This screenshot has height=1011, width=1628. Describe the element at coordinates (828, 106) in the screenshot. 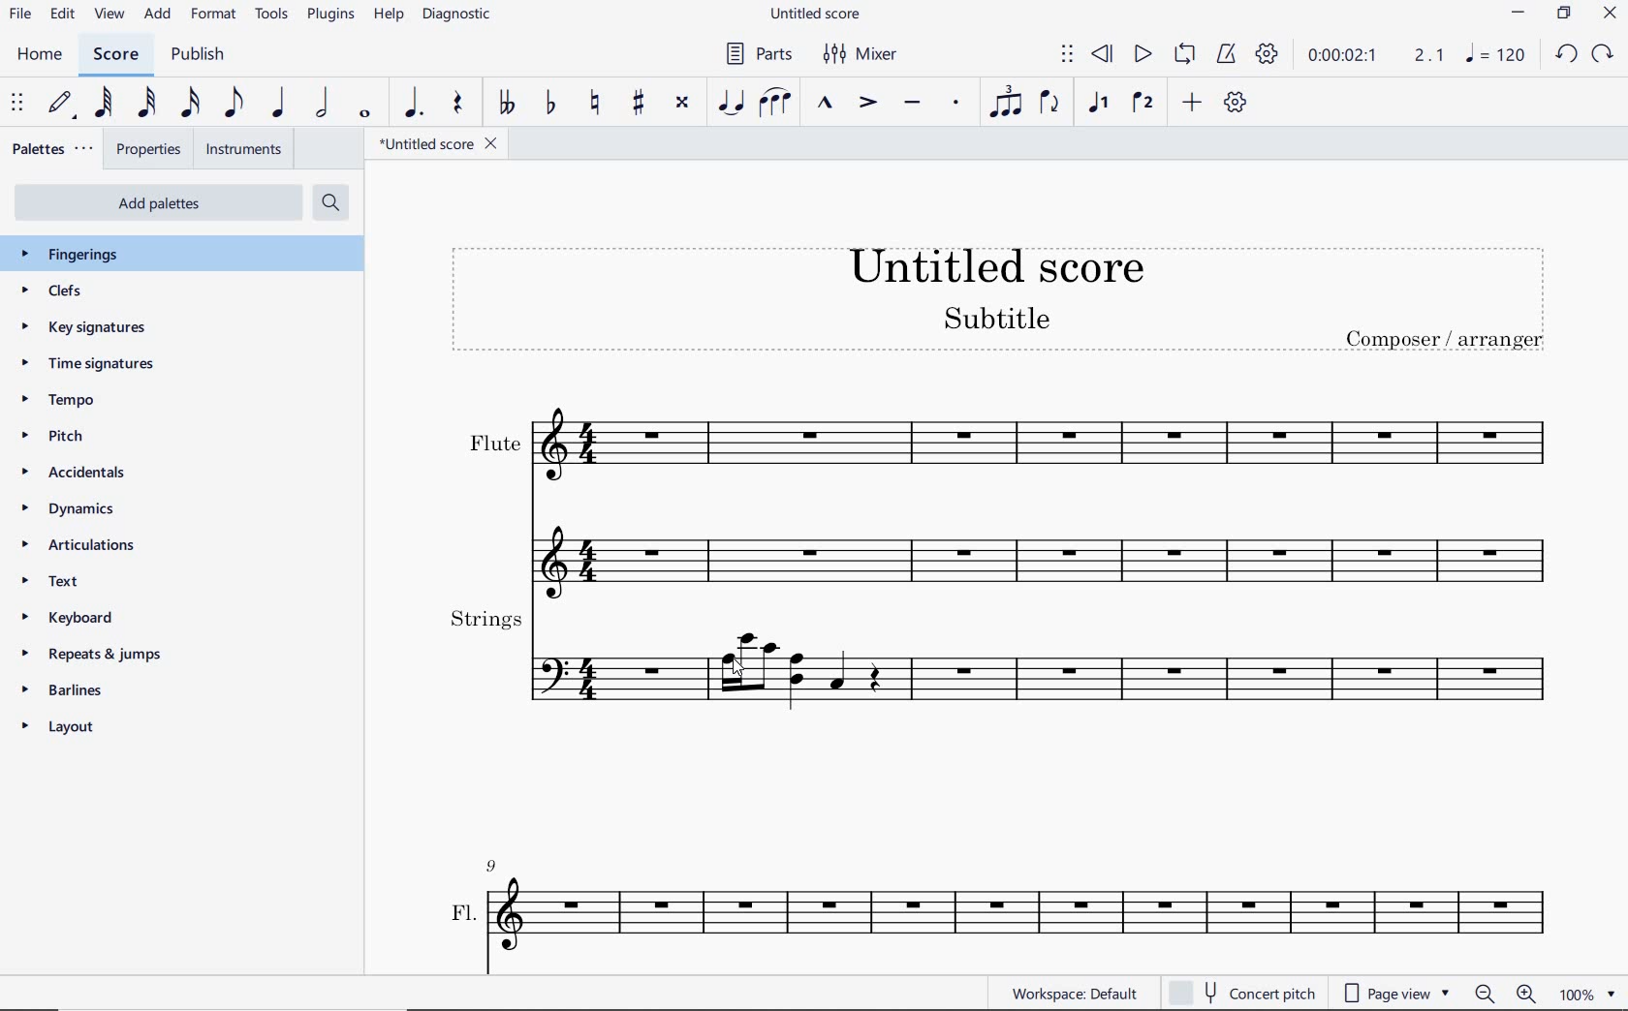

I see `marcato` at that location.